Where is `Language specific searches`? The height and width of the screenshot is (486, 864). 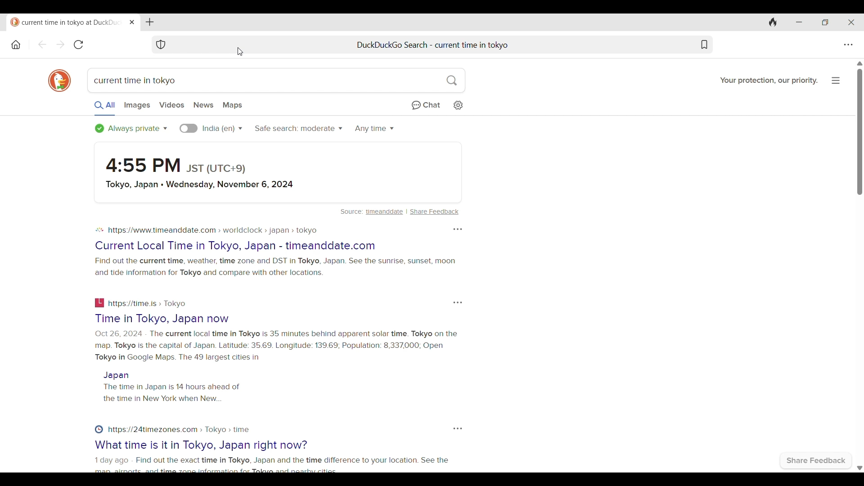
Language specific searches is located at coordinates (189, 128).